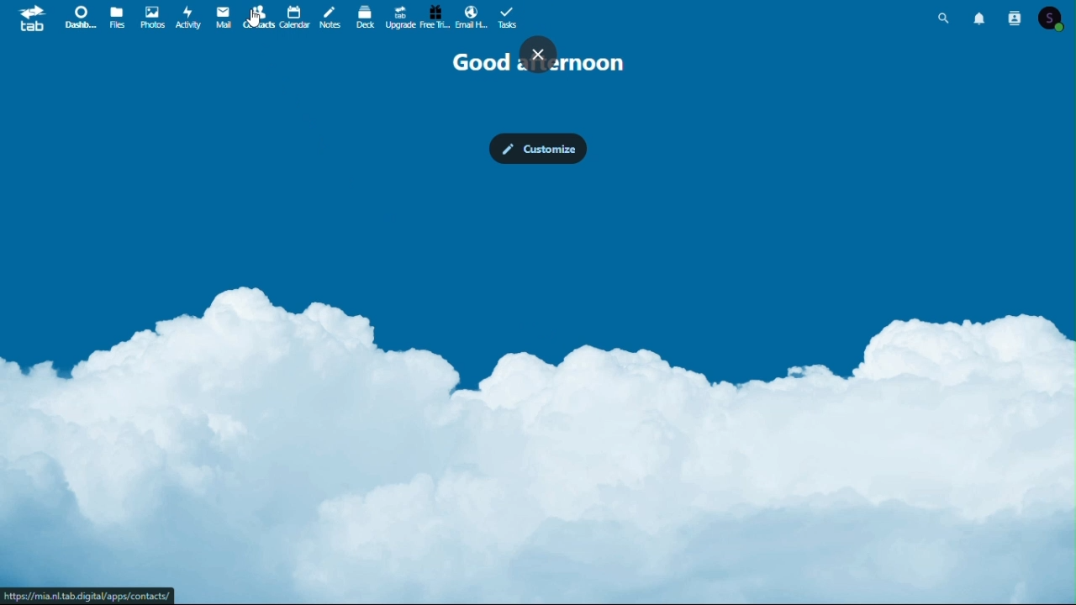  Describe the element at coordinates (980, 20) in the screenshot. I see `Notification` at that location.